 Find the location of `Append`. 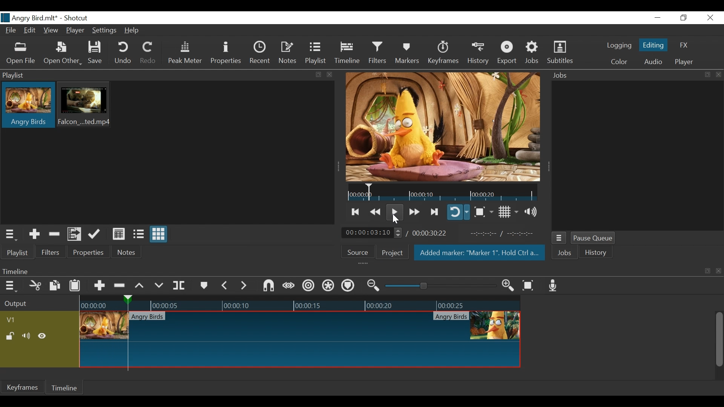

Append is located at coordinates (100, 285).